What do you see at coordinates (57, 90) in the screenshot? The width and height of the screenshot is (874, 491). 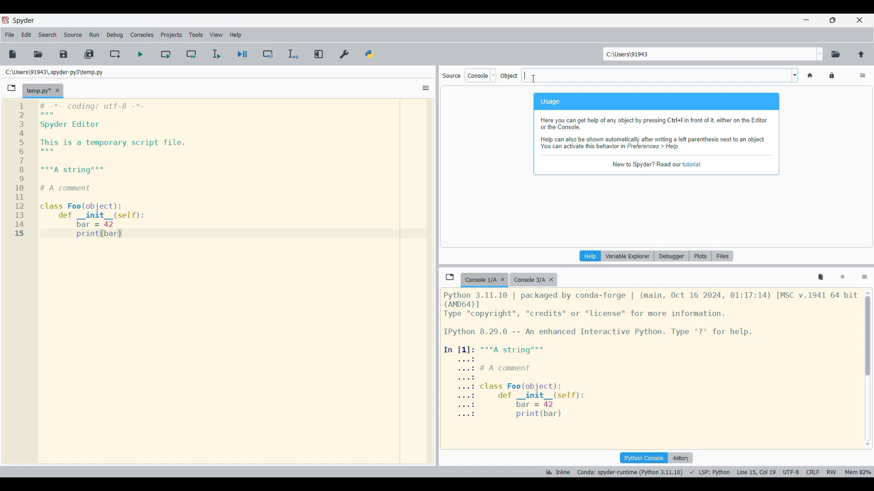 I see `Close` at bounding box center [57, 90].